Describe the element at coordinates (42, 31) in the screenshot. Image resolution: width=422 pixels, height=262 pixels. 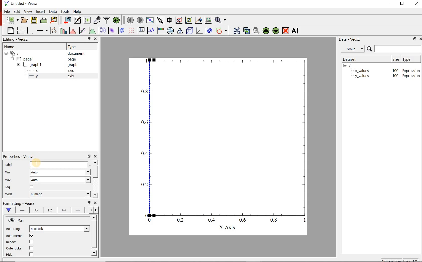
I see `add axis on the plot` at that location.